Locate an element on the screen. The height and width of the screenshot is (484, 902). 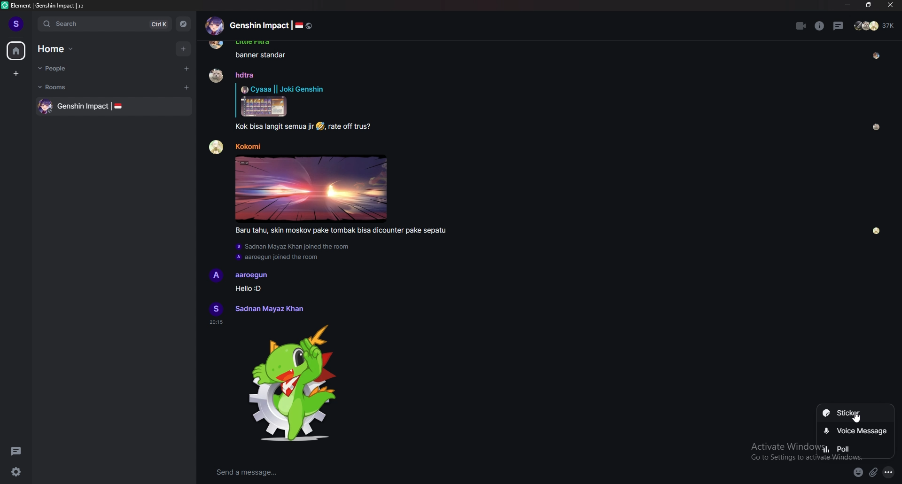
aaroegun is located at coordinates (252, 276).